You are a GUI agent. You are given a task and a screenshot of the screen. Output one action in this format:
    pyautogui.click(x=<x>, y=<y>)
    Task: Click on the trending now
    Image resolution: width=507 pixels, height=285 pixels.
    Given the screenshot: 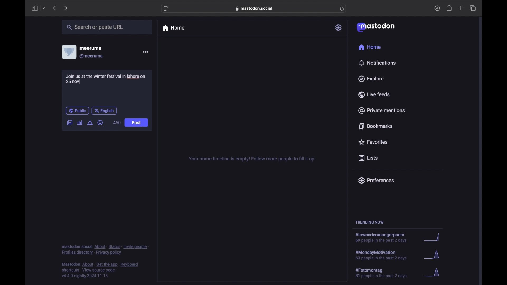 What is the action you would take?
    pyautogui.click(x=369, y=222)
    